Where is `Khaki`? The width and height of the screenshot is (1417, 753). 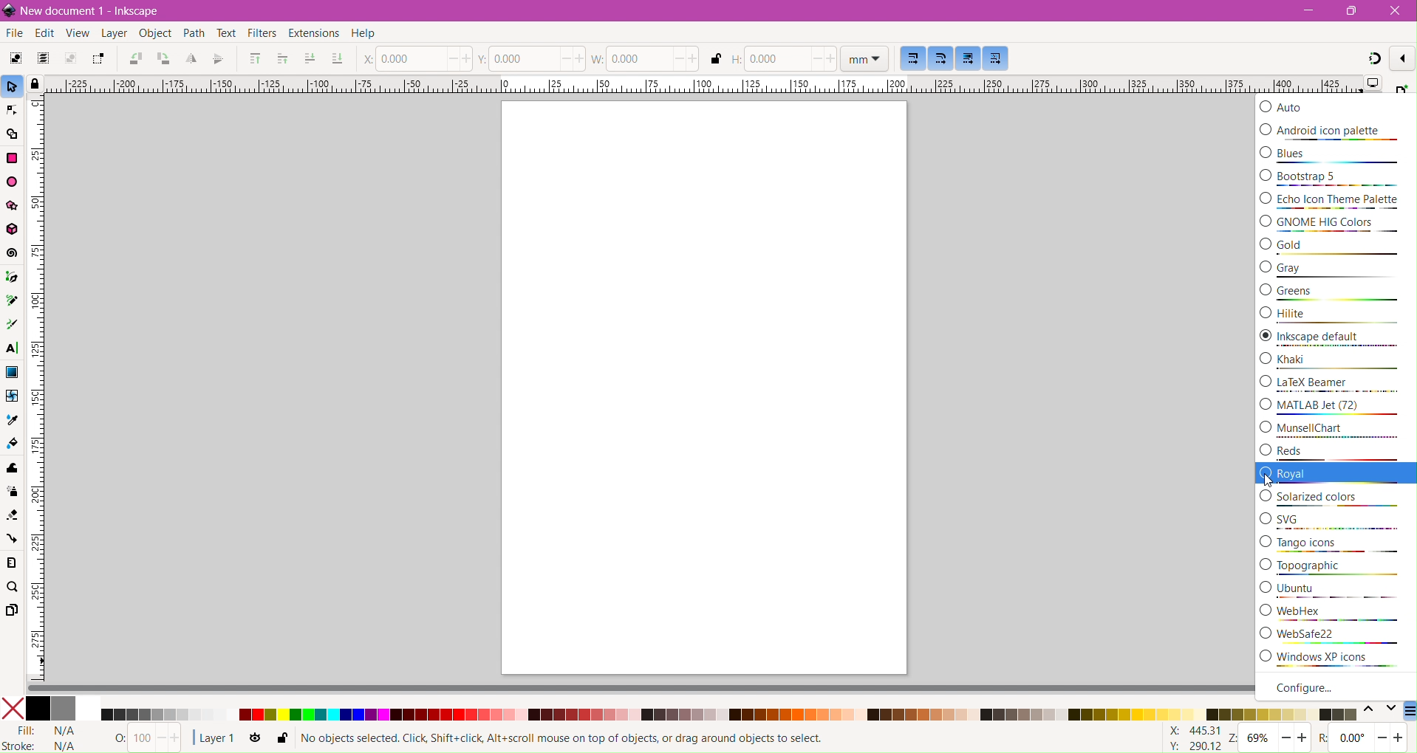
Khaki is located at coordinates (1337, 362).